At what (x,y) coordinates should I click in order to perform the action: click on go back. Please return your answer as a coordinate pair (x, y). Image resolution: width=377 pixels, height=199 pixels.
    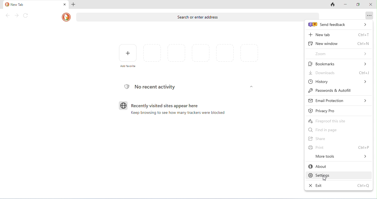
    Looking at the image, I should click on (8, 15).